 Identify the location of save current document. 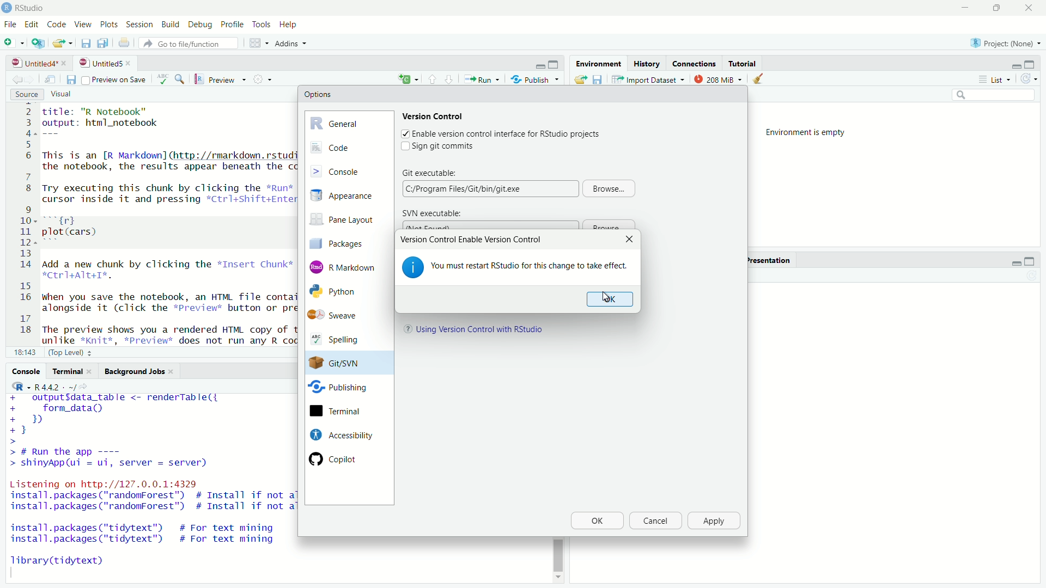
(86, 43).